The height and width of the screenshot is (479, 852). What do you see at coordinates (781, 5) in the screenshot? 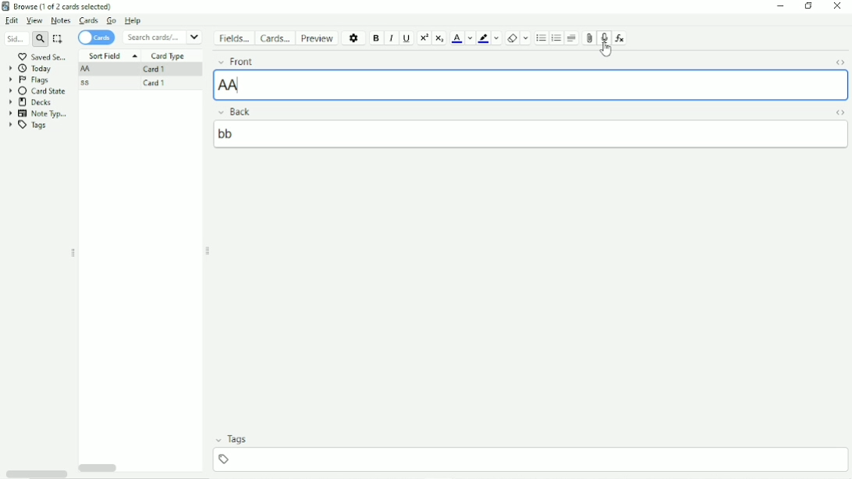
I see `Minimize` at bounding box center [781, 5].